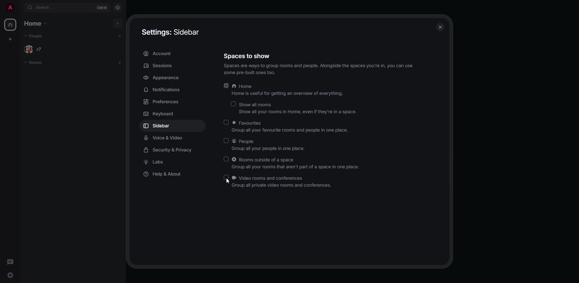 This screenshot has width=579, height=283. Describe the element at coordinates (120, 62) in the screenshot. I see `add` at that location.